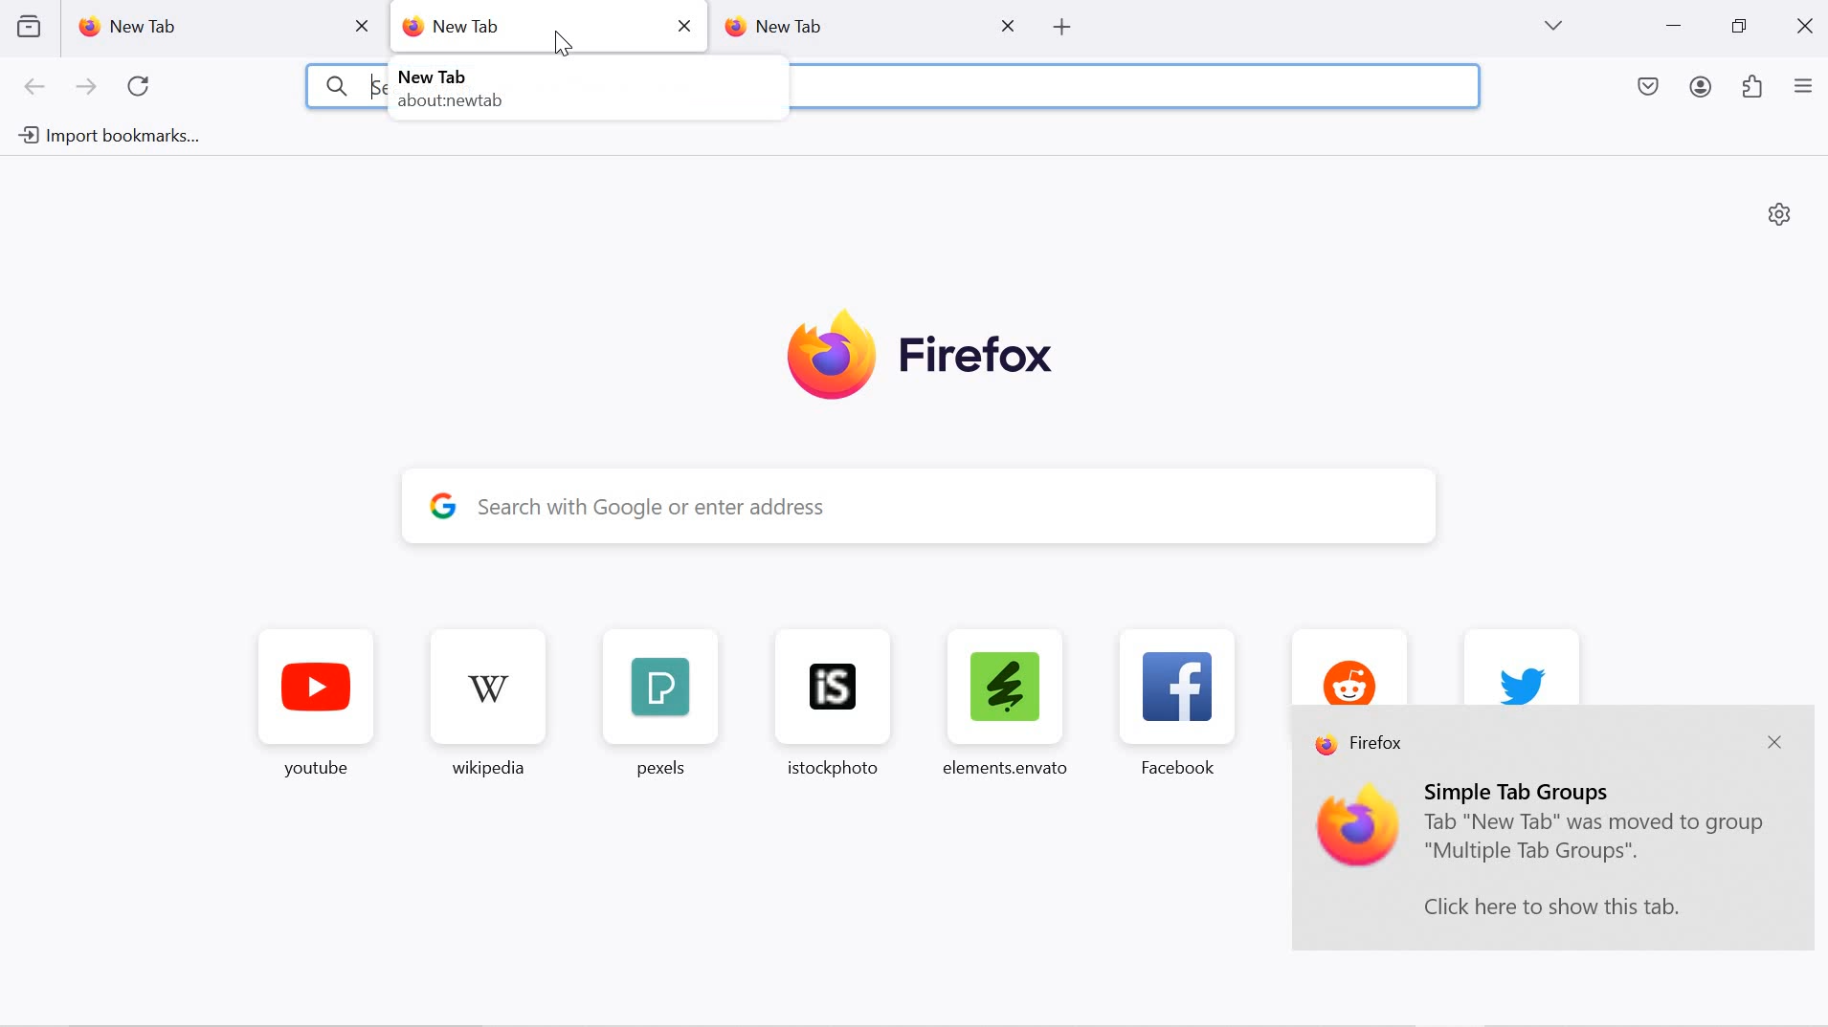  I want to click on new tab about new tab, so click(457, 88).